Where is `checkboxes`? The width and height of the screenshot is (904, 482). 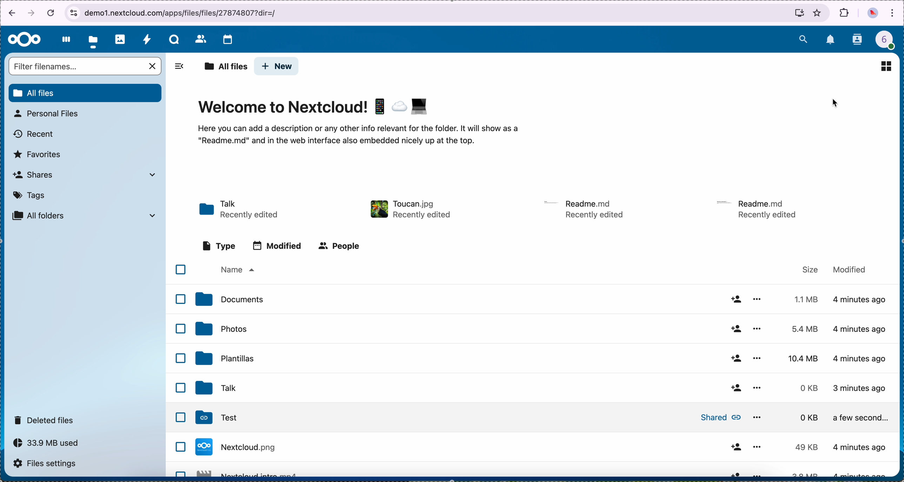 checkboxes is located at coordinates (180, 369).